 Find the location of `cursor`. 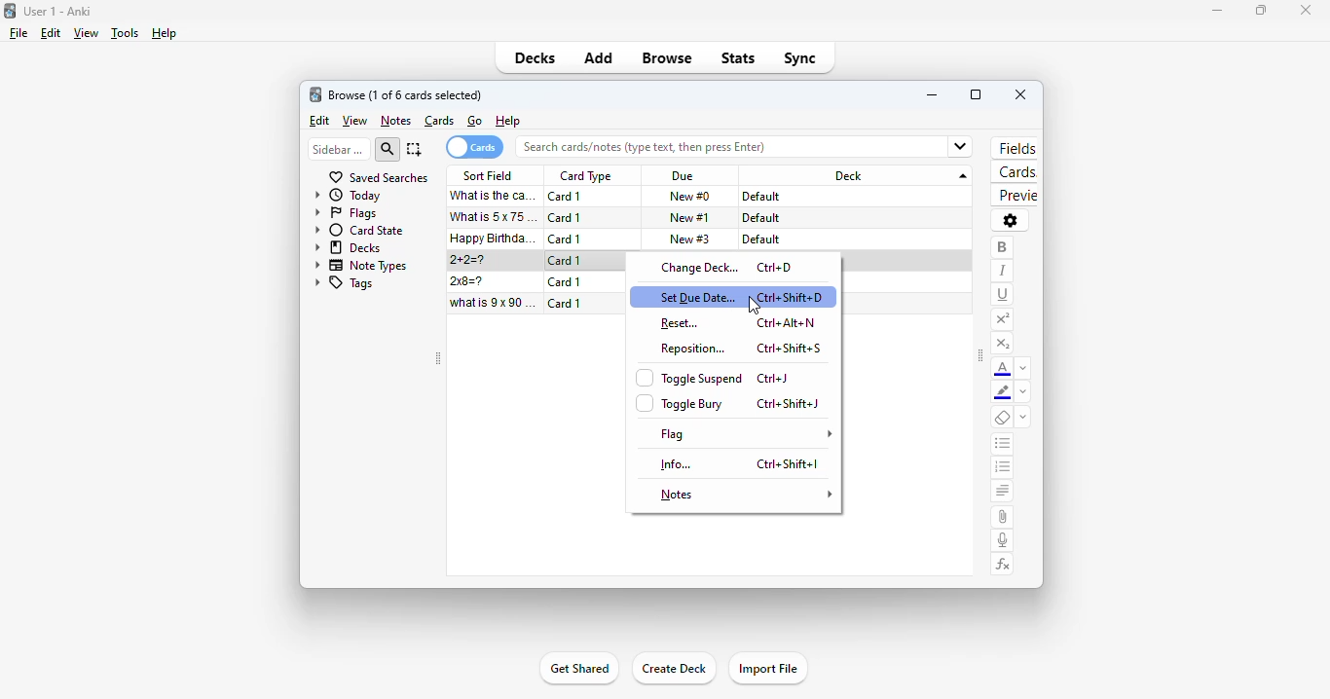

cursor is located at coordinates (753, 306).